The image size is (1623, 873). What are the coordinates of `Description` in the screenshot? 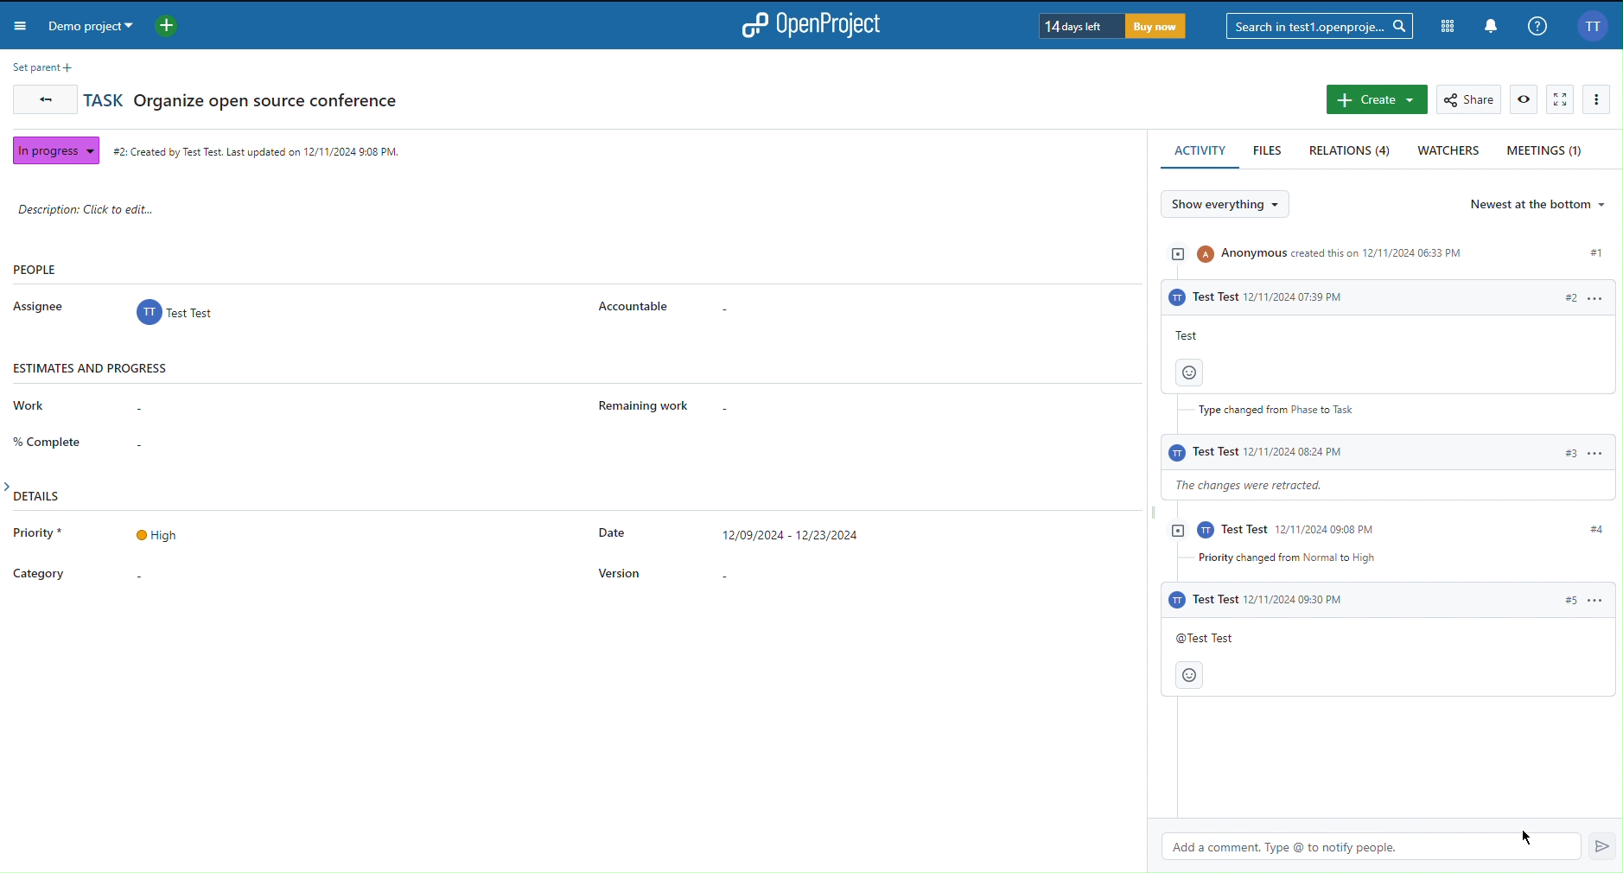 It's located at (104, 209).